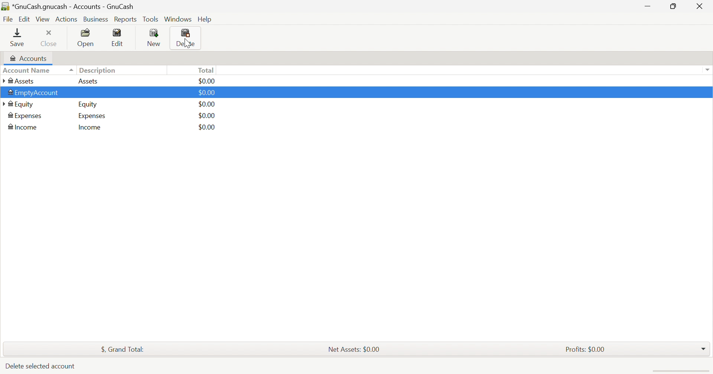 The image size is (713, 374). I want to click on Edit, so click(119, 38).